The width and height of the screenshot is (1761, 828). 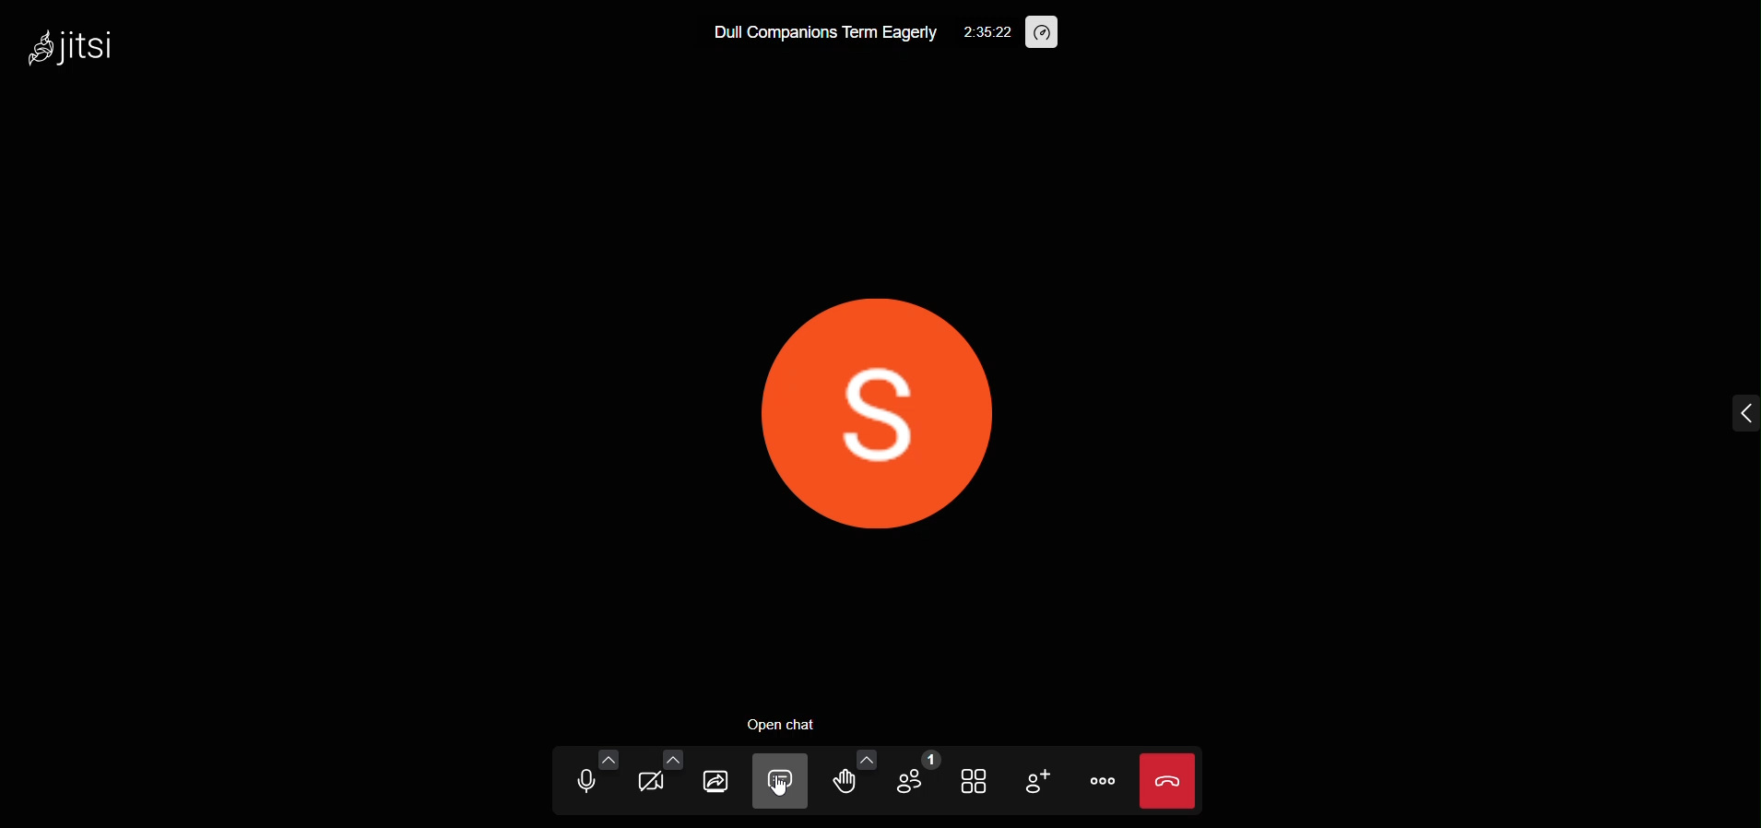 What do you see at coordinates (670, 758) in the screenshot?
I see `video setting` at bounding box center [670, 758].